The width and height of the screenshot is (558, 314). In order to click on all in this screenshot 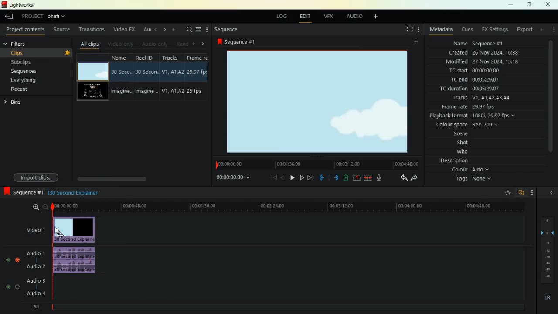, I will do `click(37, 308)`.